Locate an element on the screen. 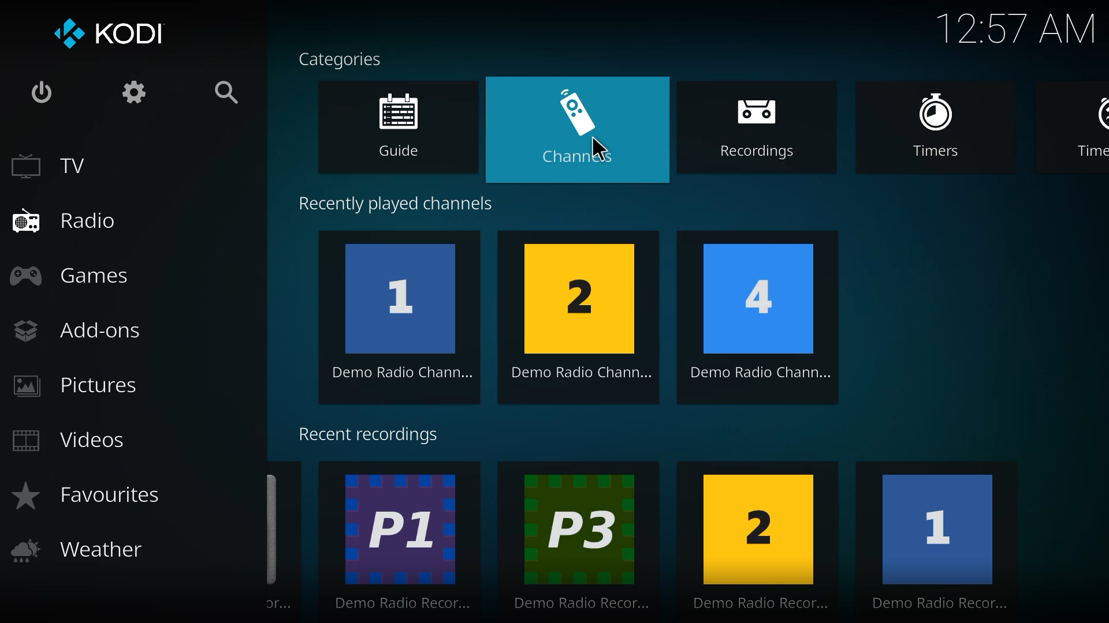 Image resolution: width=1109 pixels, height=623 pixels. favorites is located at coordinates (85, 496).